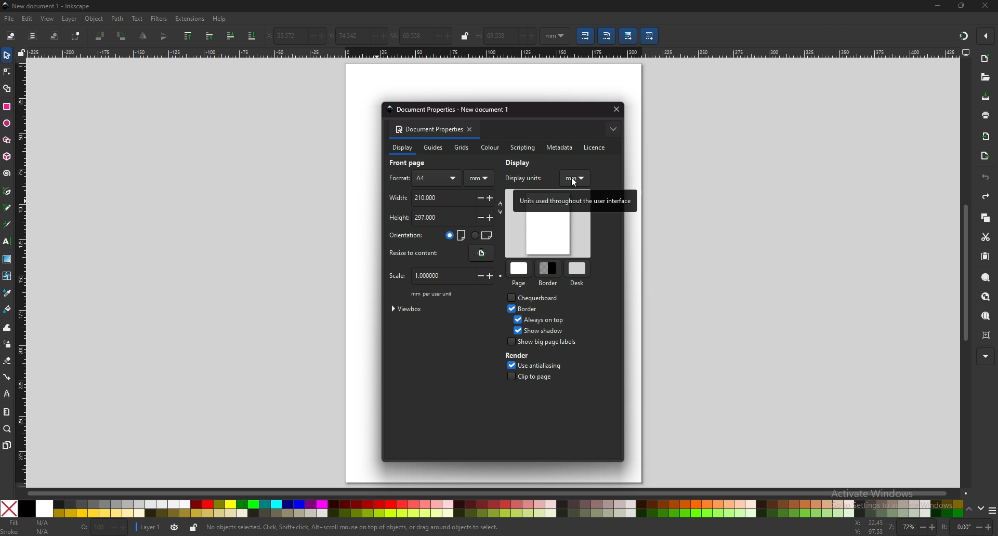 The width and height of the screenshot is (998, 536). What do you see at coordinates (434, 294) in the screenshot?
I see `mm per user unit` at bounding box center [434, 294].